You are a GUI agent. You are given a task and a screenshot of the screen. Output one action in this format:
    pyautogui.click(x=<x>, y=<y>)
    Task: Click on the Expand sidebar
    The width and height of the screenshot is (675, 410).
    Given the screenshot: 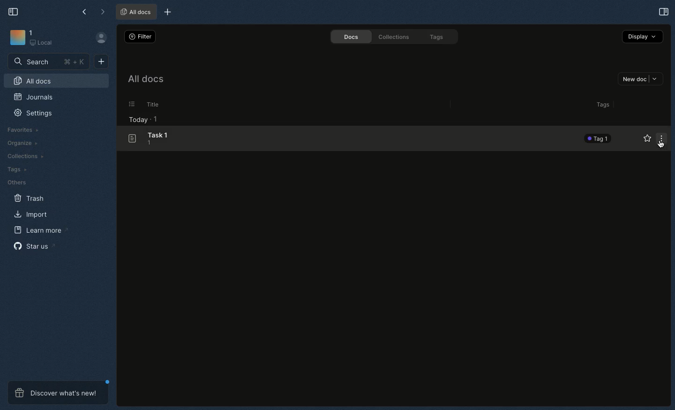 What is the action you would take?
    pyautogui.click(x=664, y=12)
    